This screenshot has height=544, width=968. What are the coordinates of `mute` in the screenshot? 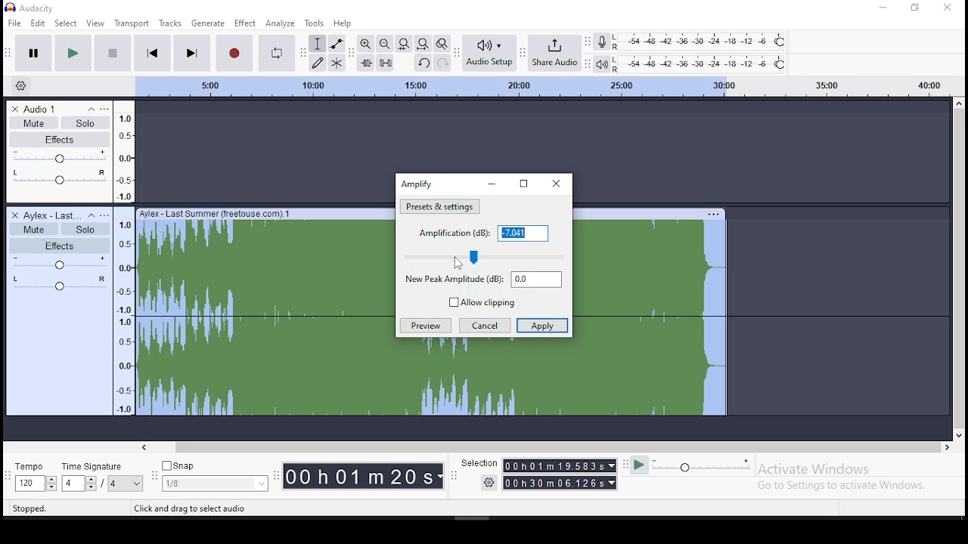 It's located at (33, 122).